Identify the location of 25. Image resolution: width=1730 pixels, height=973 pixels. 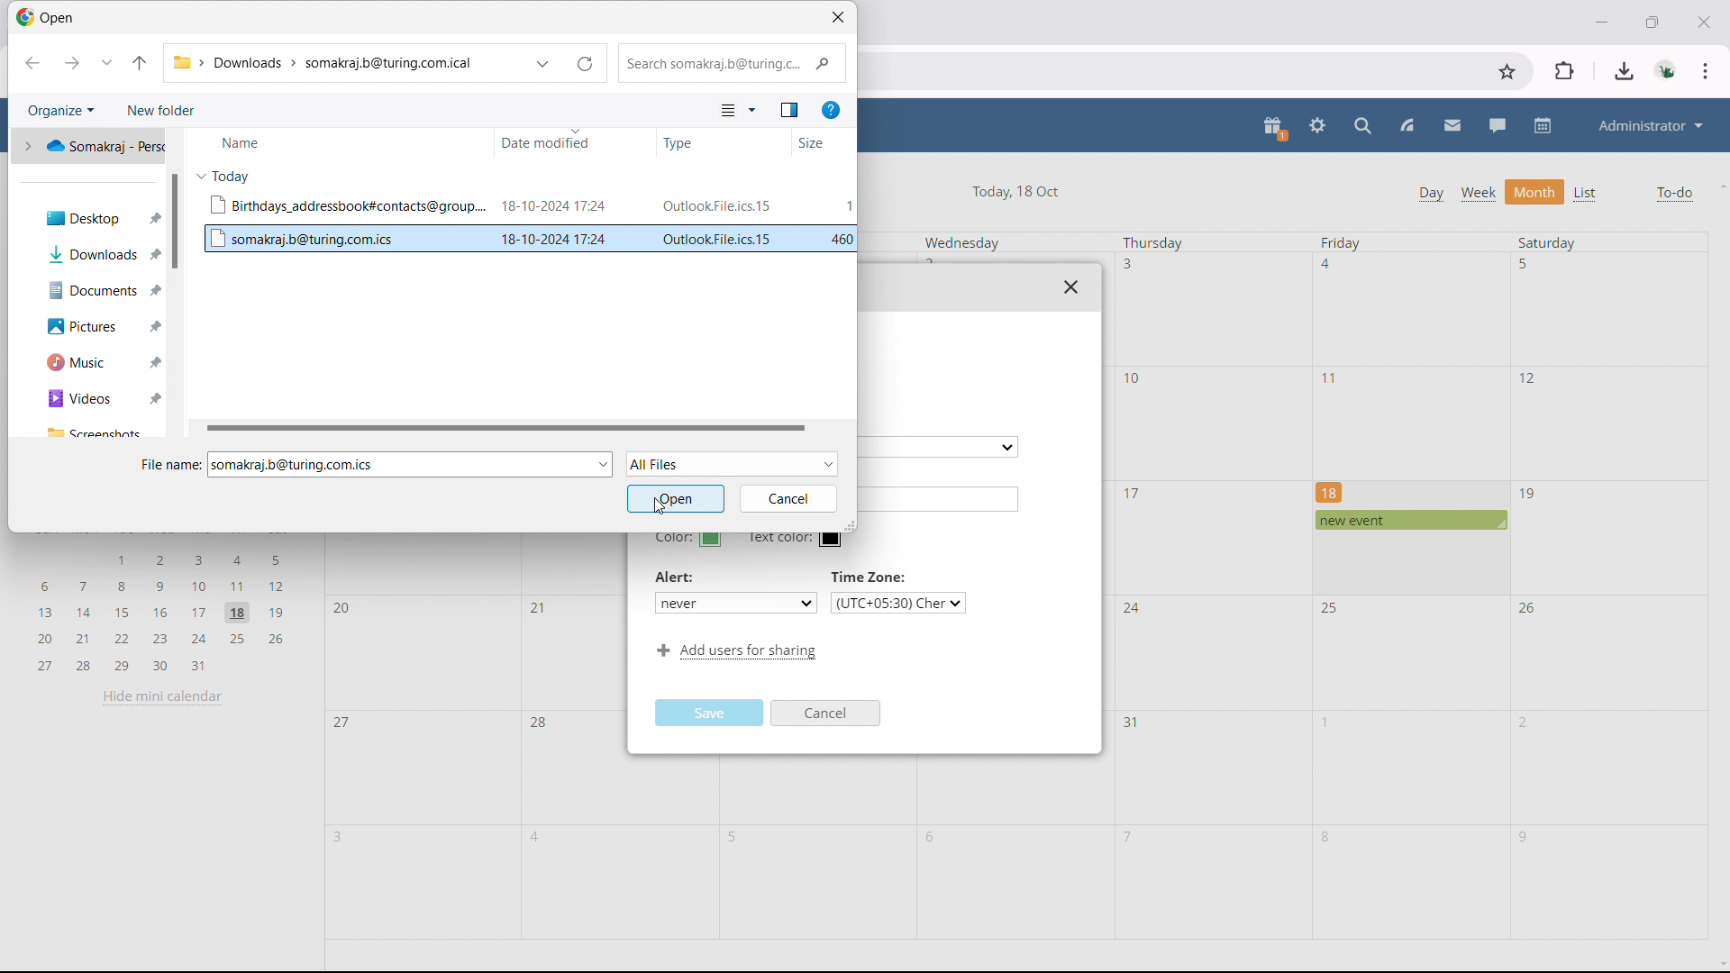
(1333, 608).